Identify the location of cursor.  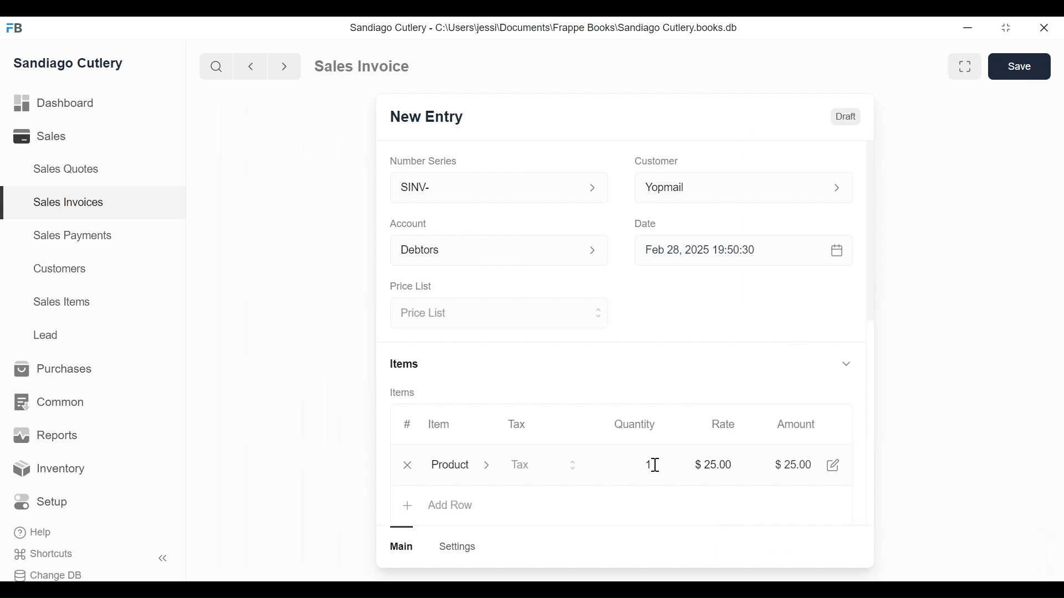
(654, 465).